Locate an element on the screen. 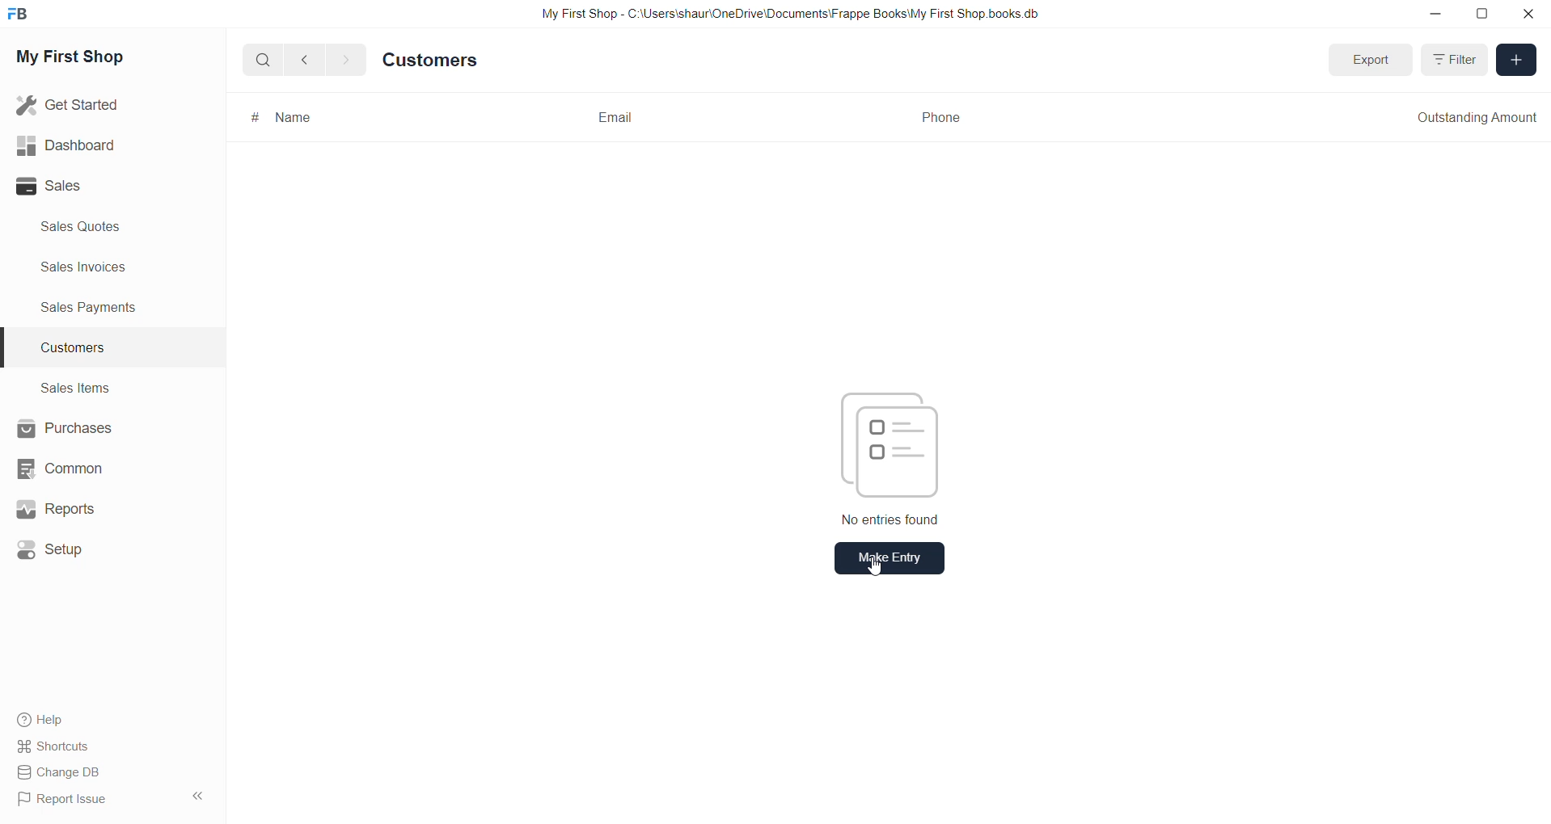 This screenshot has width=1551, height=824. customers is located at coordinates (85, 349).